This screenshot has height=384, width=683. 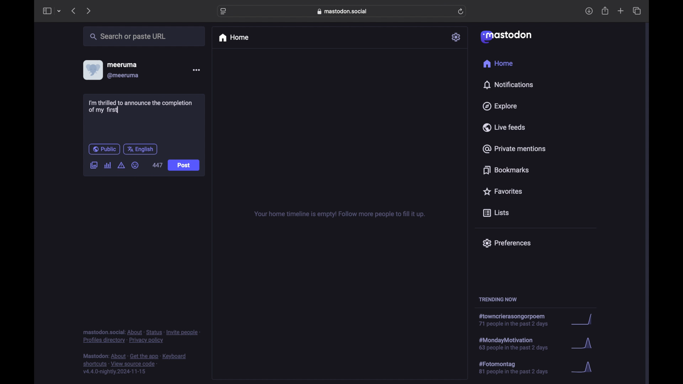 I want to click on graph, so click(x=584, y=344).